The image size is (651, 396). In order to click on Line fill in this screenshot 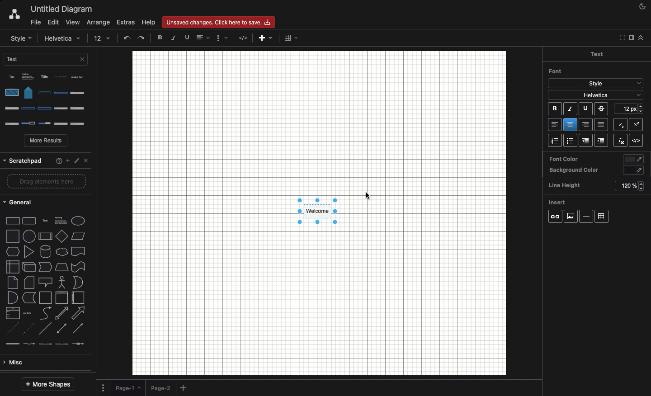, I will do `click(208, 38)`.